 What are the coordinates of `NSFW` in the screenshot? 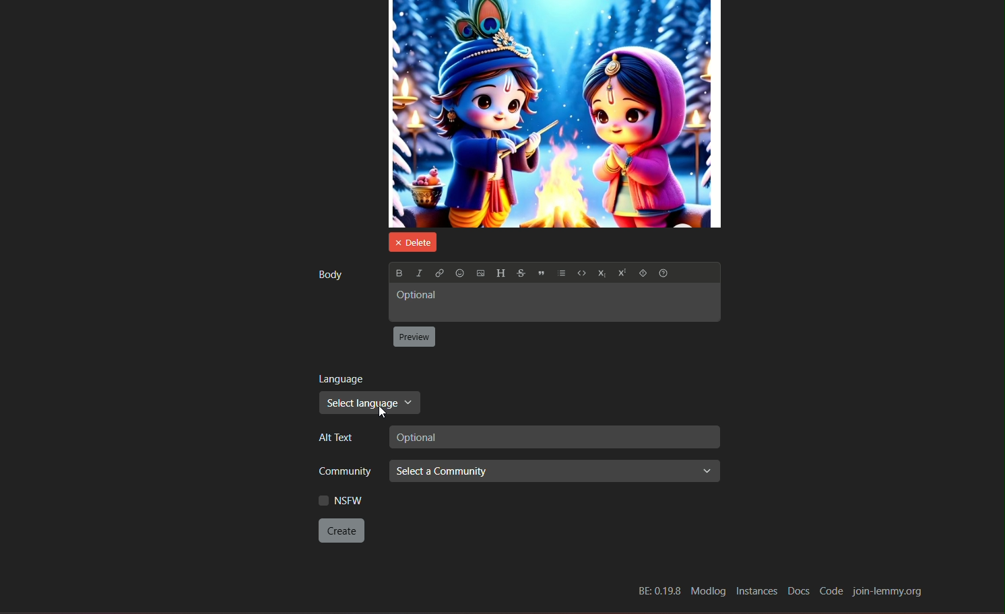 It's located at (340, 500).